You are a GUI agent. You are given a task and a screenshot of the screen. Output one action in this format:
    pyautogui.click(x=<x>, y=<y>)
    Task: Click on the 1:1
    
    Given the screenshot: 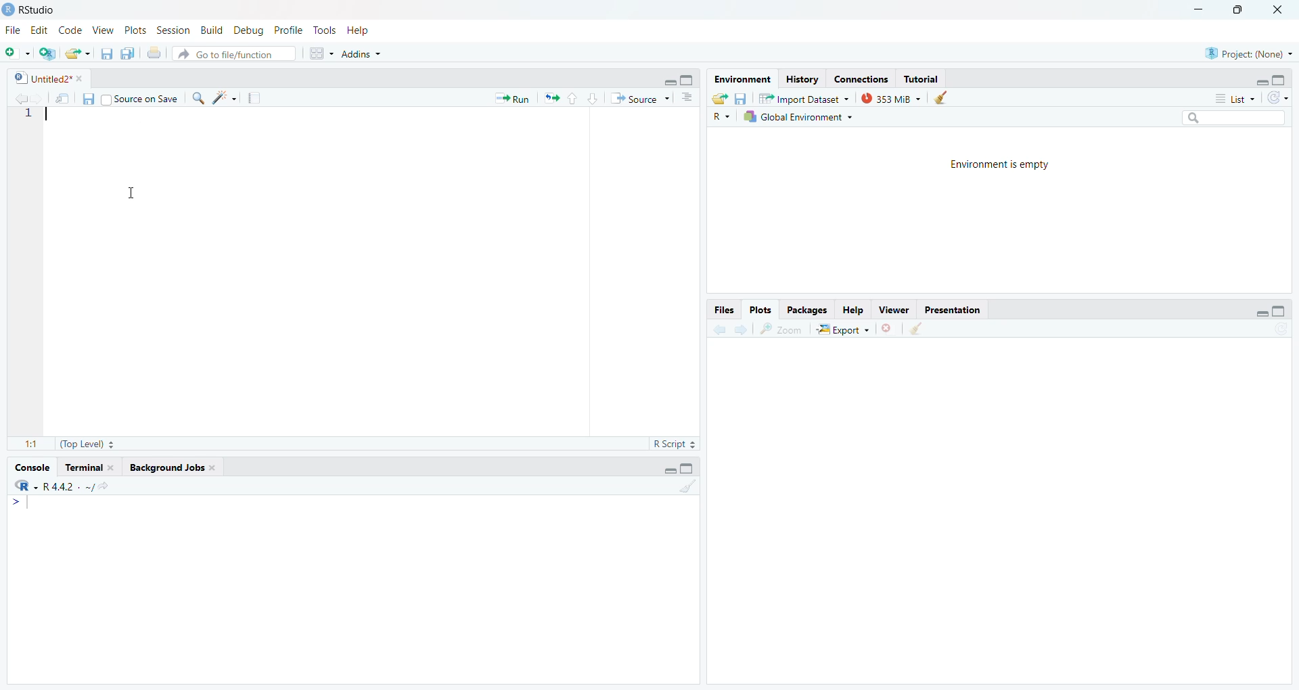 What is the action you would take?
    pyautogui.click(x=28, y=444)
    